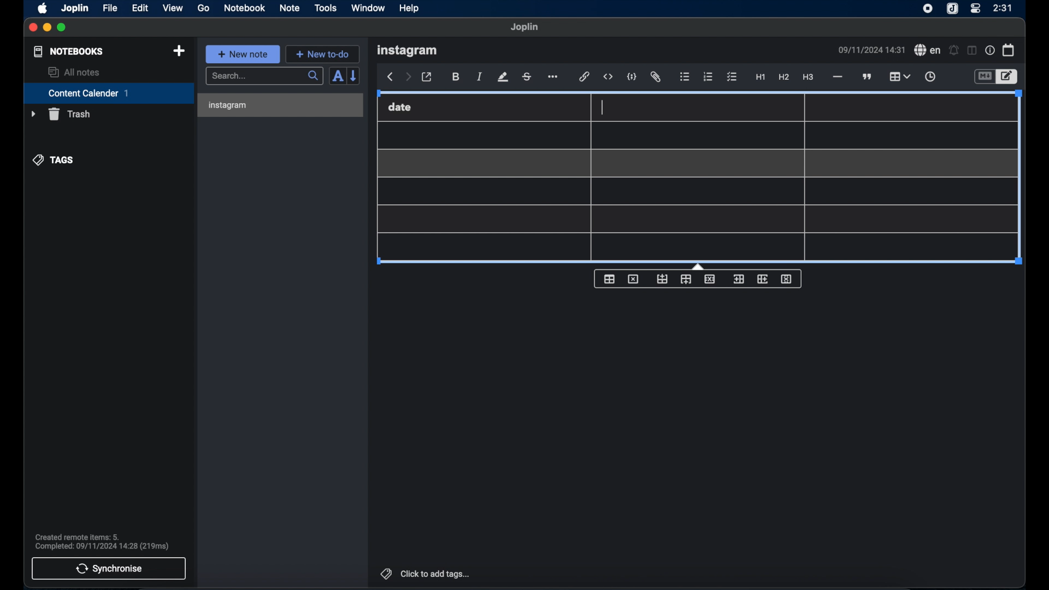 This screenshot has width=1049, height=590. What do you see at coordinates (427, 77) in the screenshot?
I see `toggle external editor` at bounding box center [427, 77].